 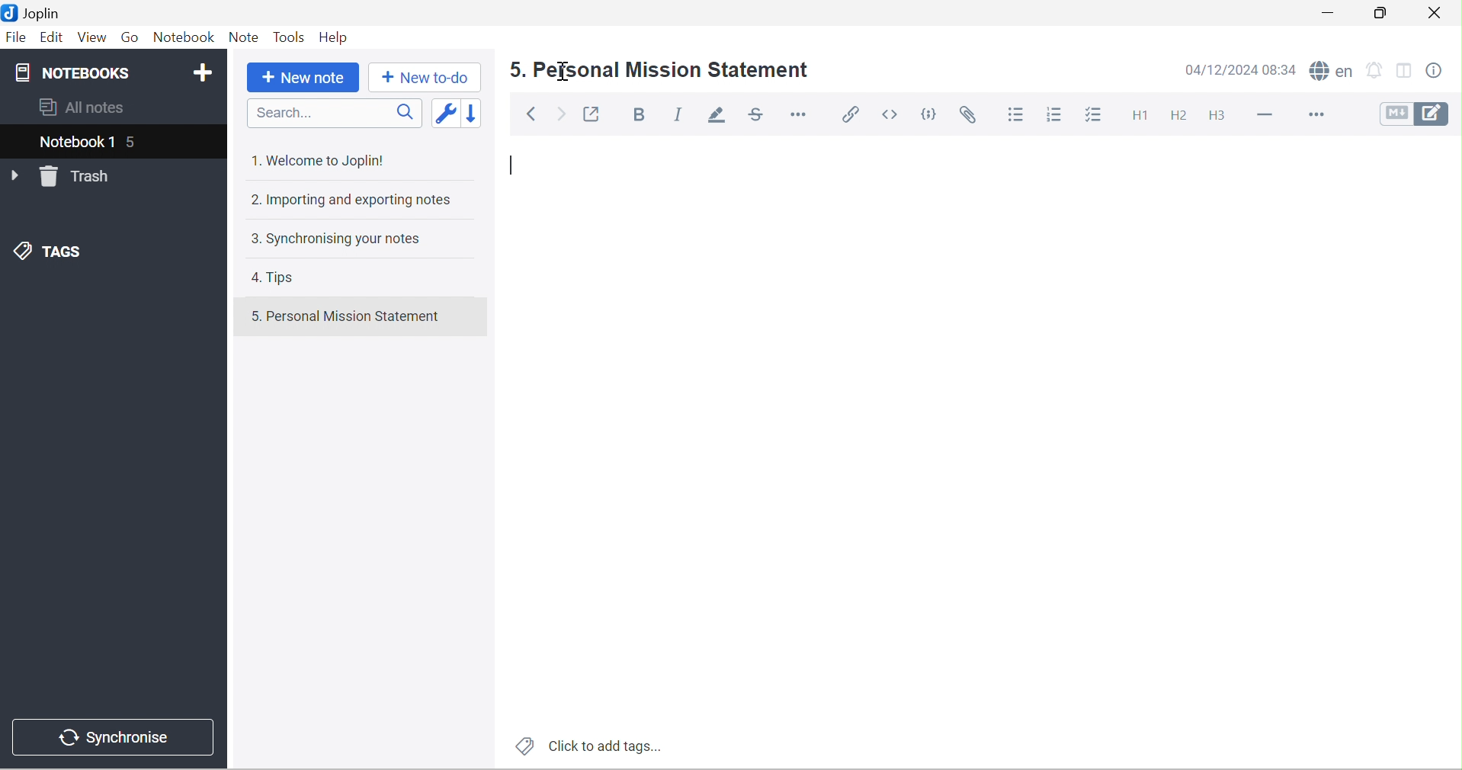 I want to click on TAGS, so click(x=48, y=249).